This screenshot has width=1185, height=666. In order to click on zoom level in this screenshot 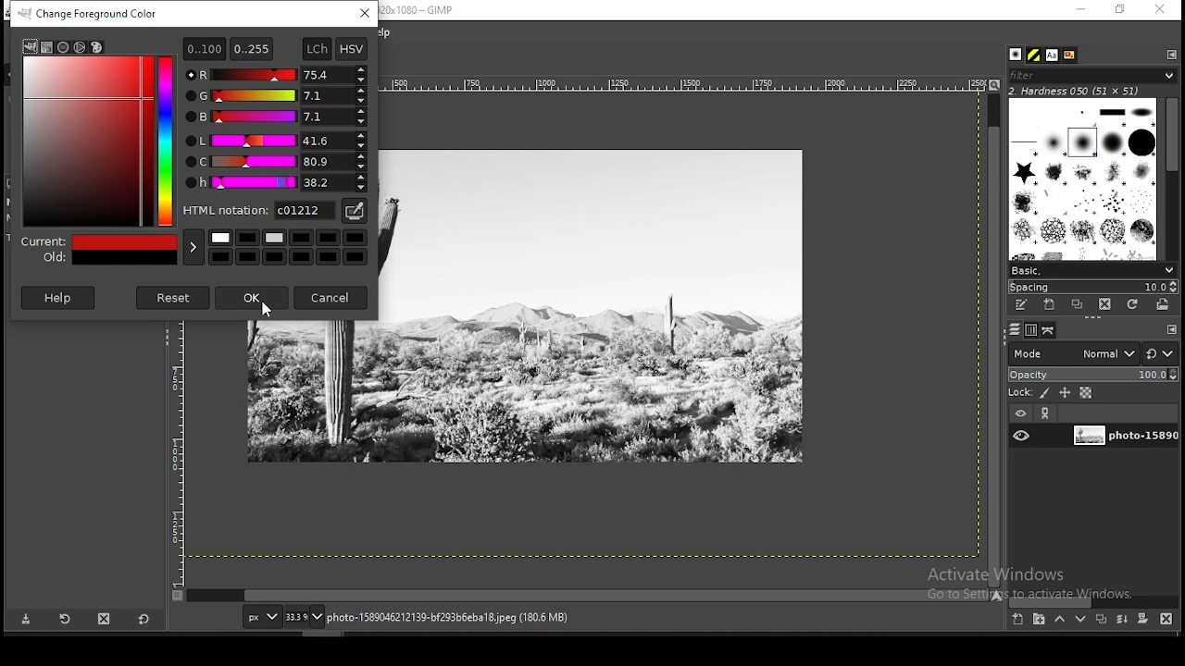, I will do `click(305, 616)`.